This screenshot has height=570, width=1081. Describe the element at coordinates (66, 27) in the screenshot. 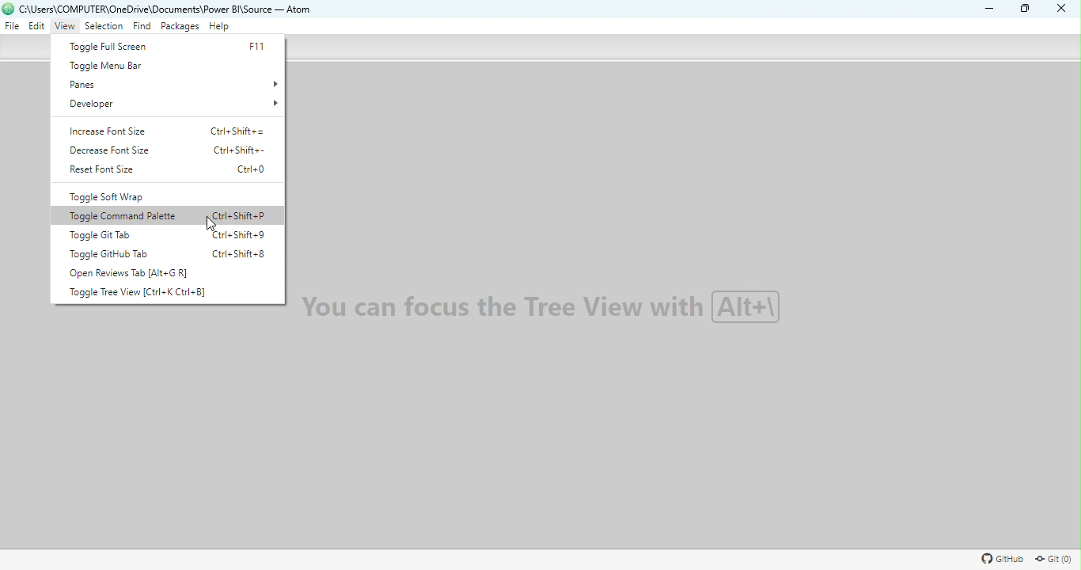

I see `View` at that location.